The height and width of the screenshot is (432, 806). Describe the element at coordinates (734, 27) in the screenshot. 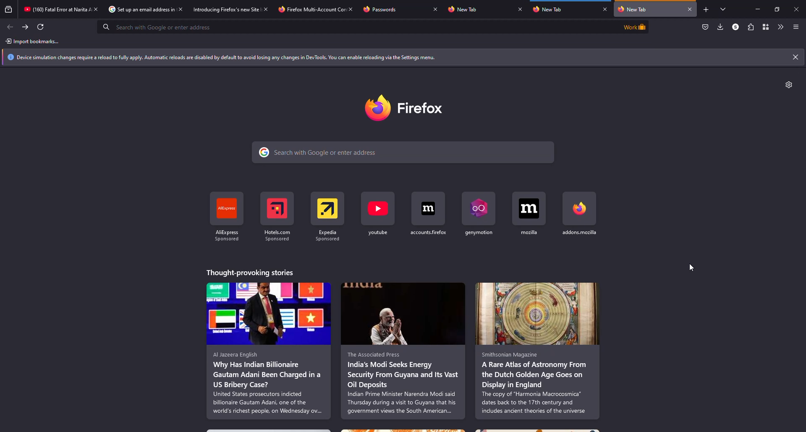

I see `profile` at that location.